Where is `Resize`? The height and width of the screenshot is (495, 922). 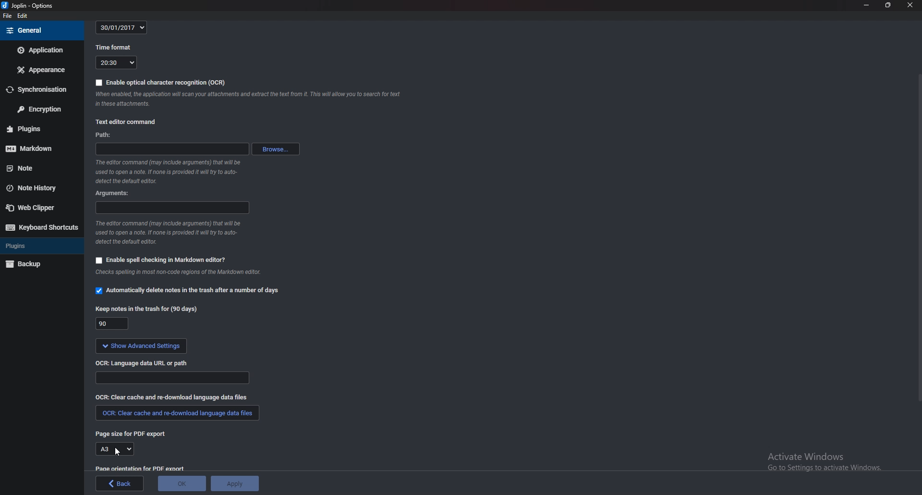 Resize is located at coordinates (888, 5).